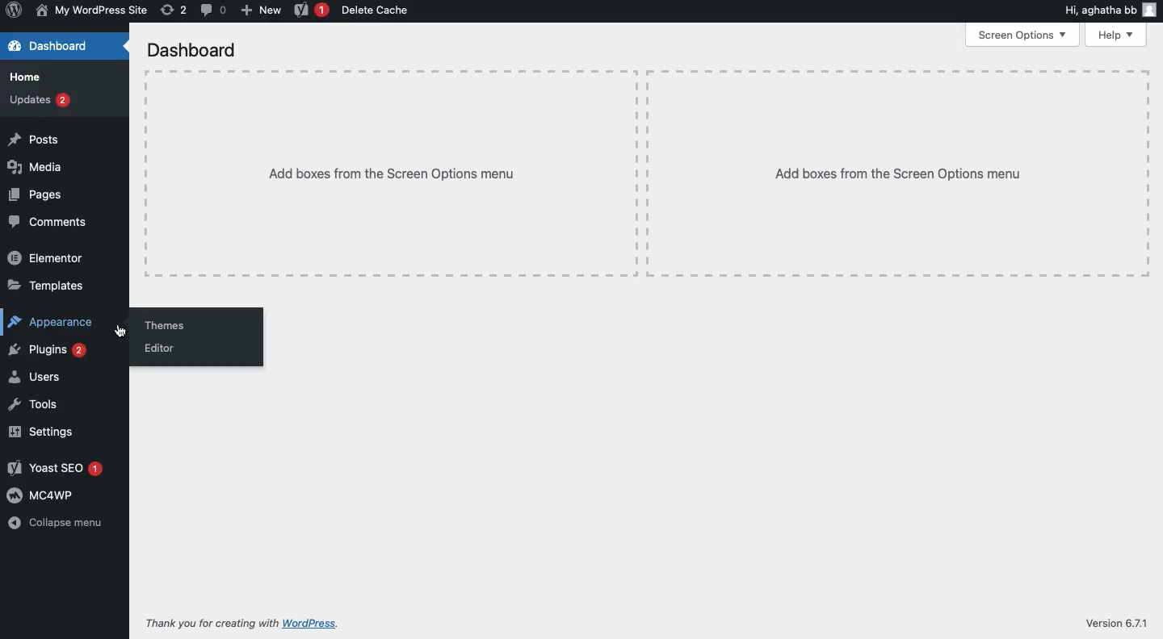 The width and height of the screenshot is (1163, 639). I want to click on Revision, so click(175, 9).